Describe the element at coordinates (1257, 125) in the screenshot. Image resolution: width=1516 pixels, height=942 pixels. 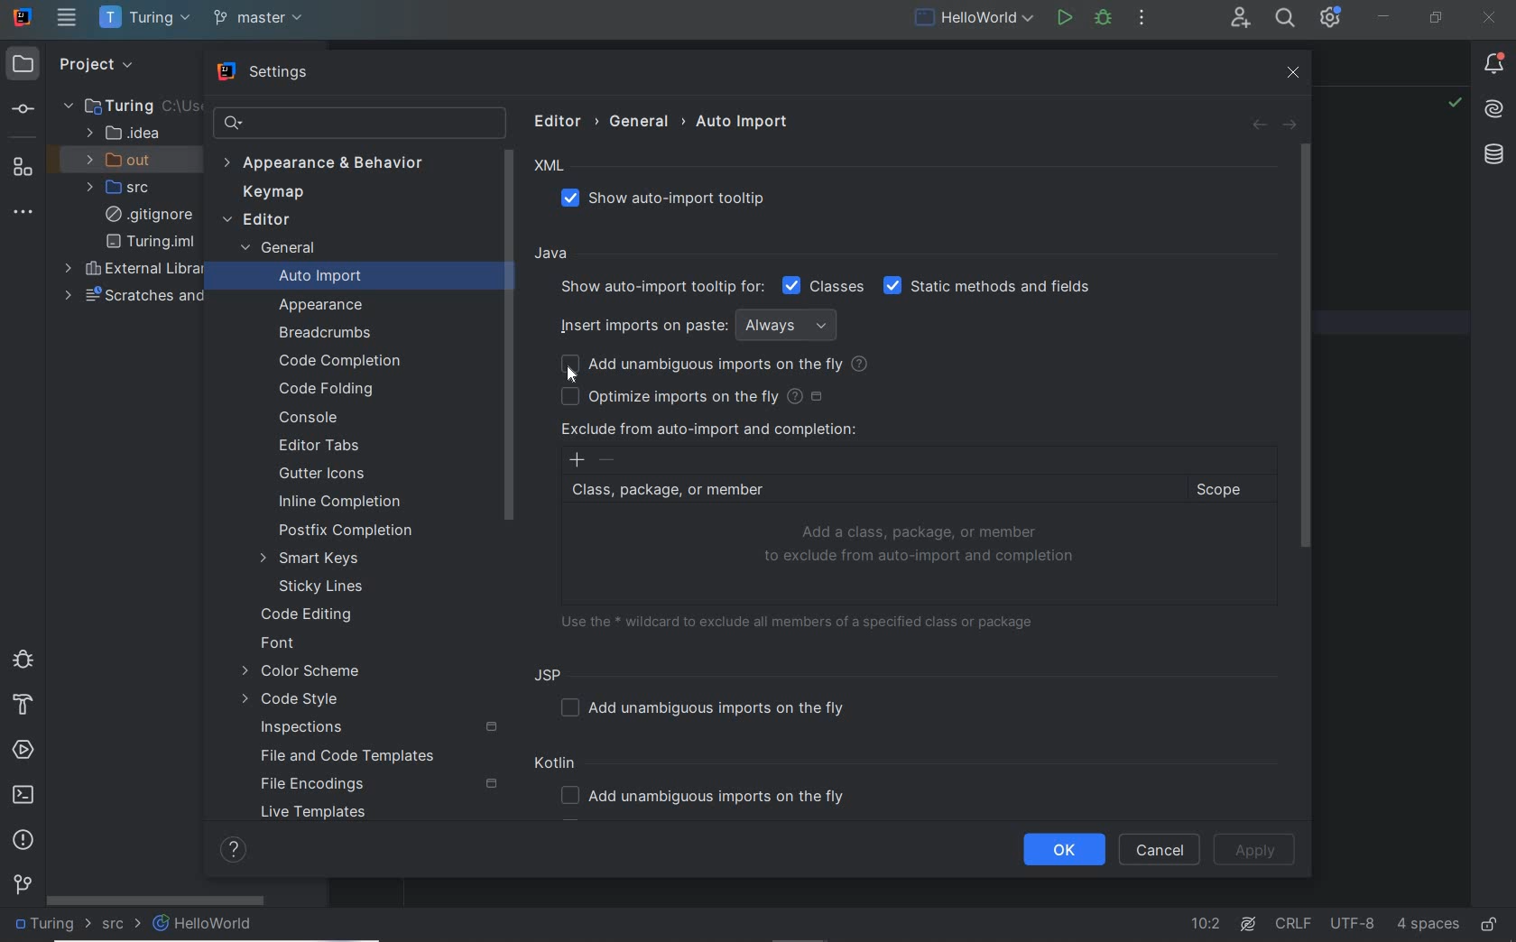
I see `back` at that location.